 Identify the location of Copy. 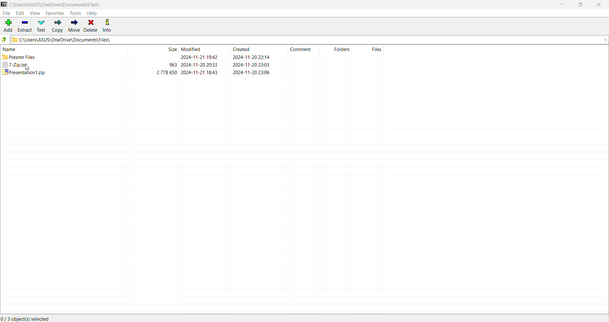
(56, 26).